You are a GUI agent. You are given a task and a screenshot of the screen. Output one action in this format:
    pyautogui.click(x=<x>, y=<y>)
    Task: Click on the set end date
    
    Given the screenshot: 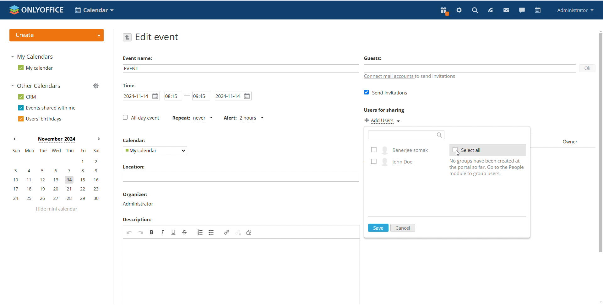 What is the action you would take?
    pyautogui.click(x=233, y=96)
    